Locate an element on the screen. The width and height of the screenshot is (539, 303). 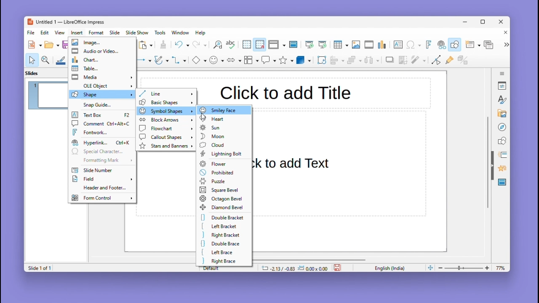
Textbox is located at coordinates (102, 115).